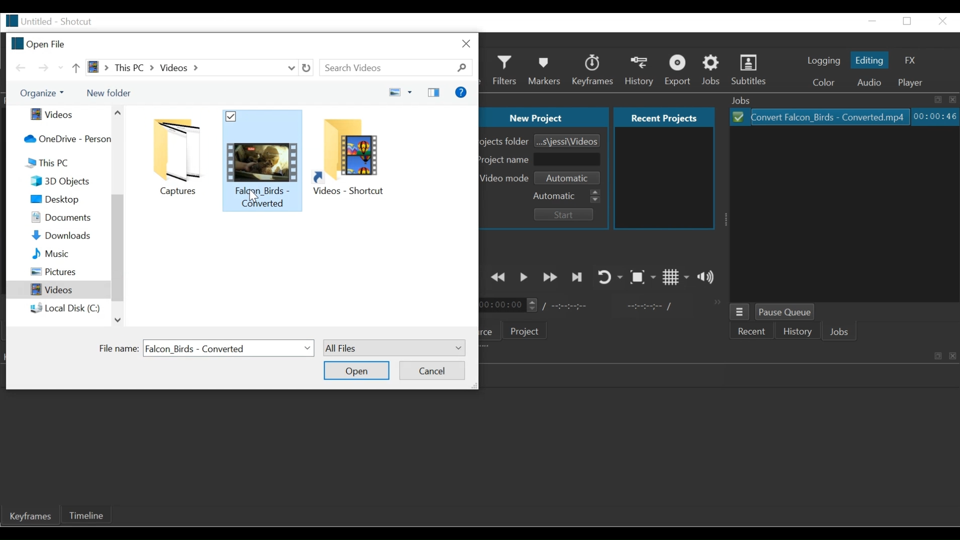 The image size is (960, 540). What do you see at coordinates (568, 160) in the screenshot?
I see `Project Name Field` at bounding box center [568, 160].